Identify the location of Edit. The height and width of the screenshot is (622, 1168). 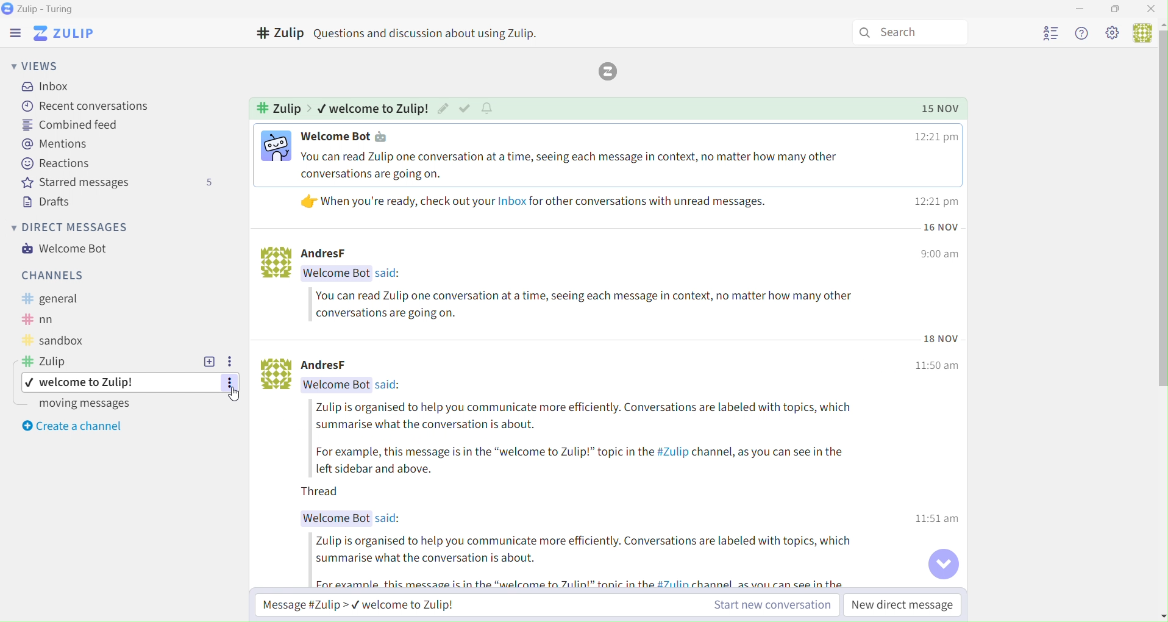
(442, 108).